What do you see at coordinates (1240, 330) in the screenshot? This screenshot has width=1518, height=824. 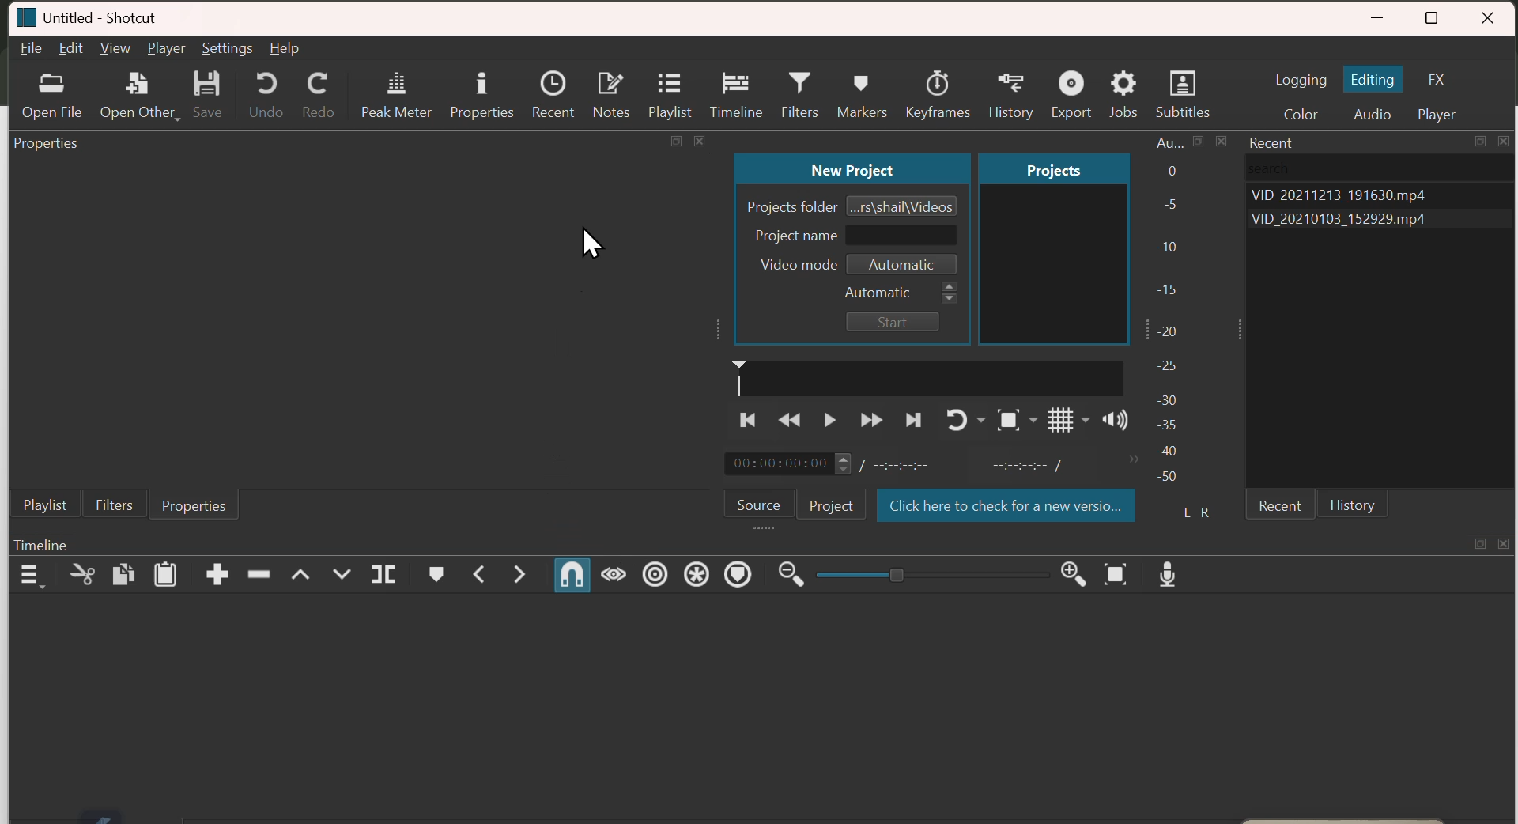 I see `Drag Handle` at bounding box center [1240, 330].